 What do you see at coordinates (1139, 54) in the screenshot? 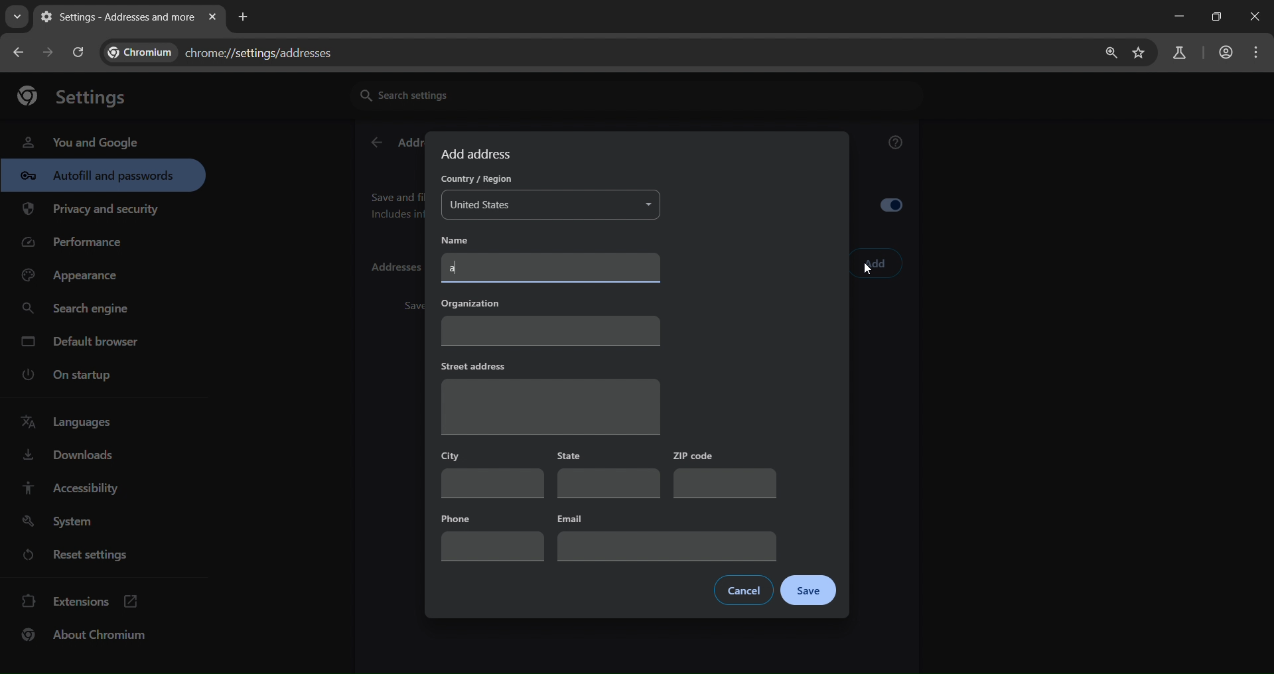
I see `bookmark page` at bounding box center [1139, 54].